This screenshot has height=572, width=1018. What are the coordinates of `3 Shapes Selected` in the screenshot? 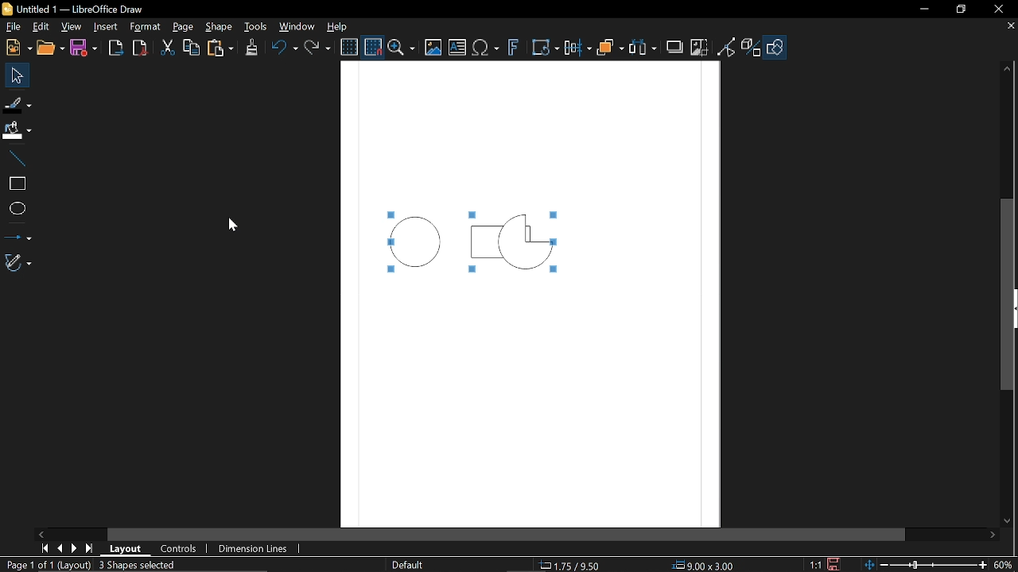 It's located at (158, 565).